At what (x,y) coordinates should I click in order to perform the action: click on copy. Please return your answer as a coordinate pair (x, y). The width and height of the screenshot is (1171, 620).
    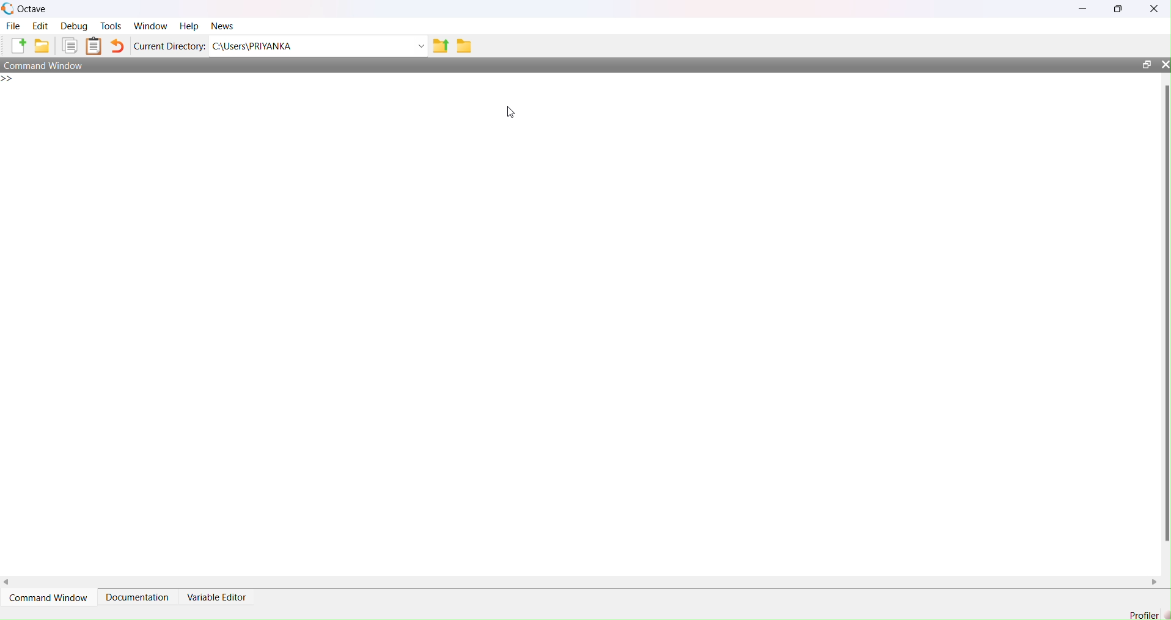
    Looking at the image, I should click on (67, 46).